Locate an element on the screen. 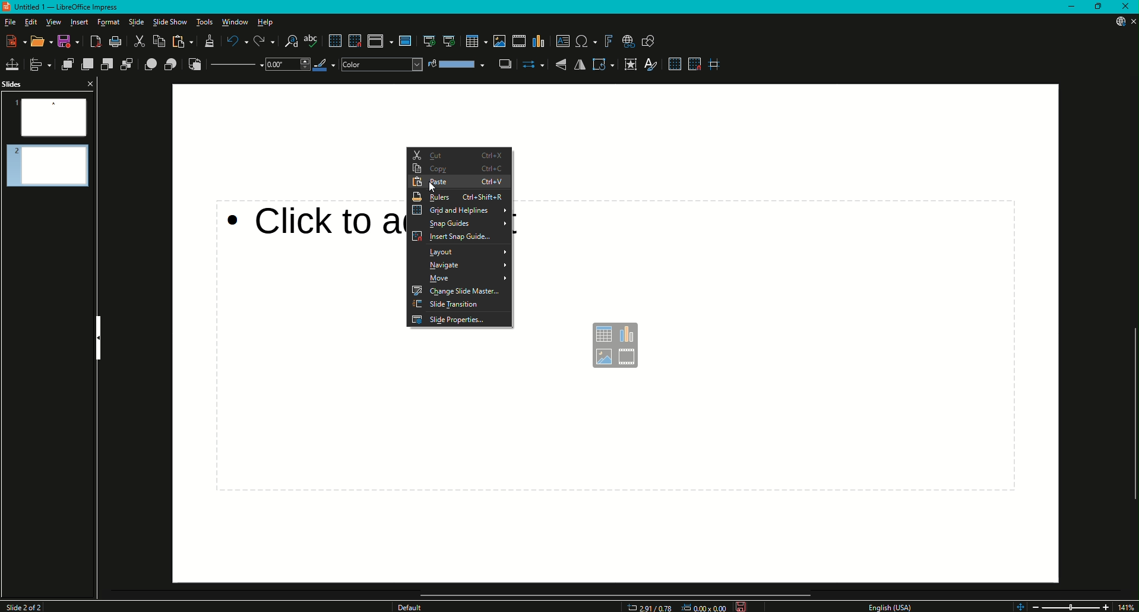 This screenshot has width=1139, height=612. Export Directly as PDF is located at coordinates (95, 42).